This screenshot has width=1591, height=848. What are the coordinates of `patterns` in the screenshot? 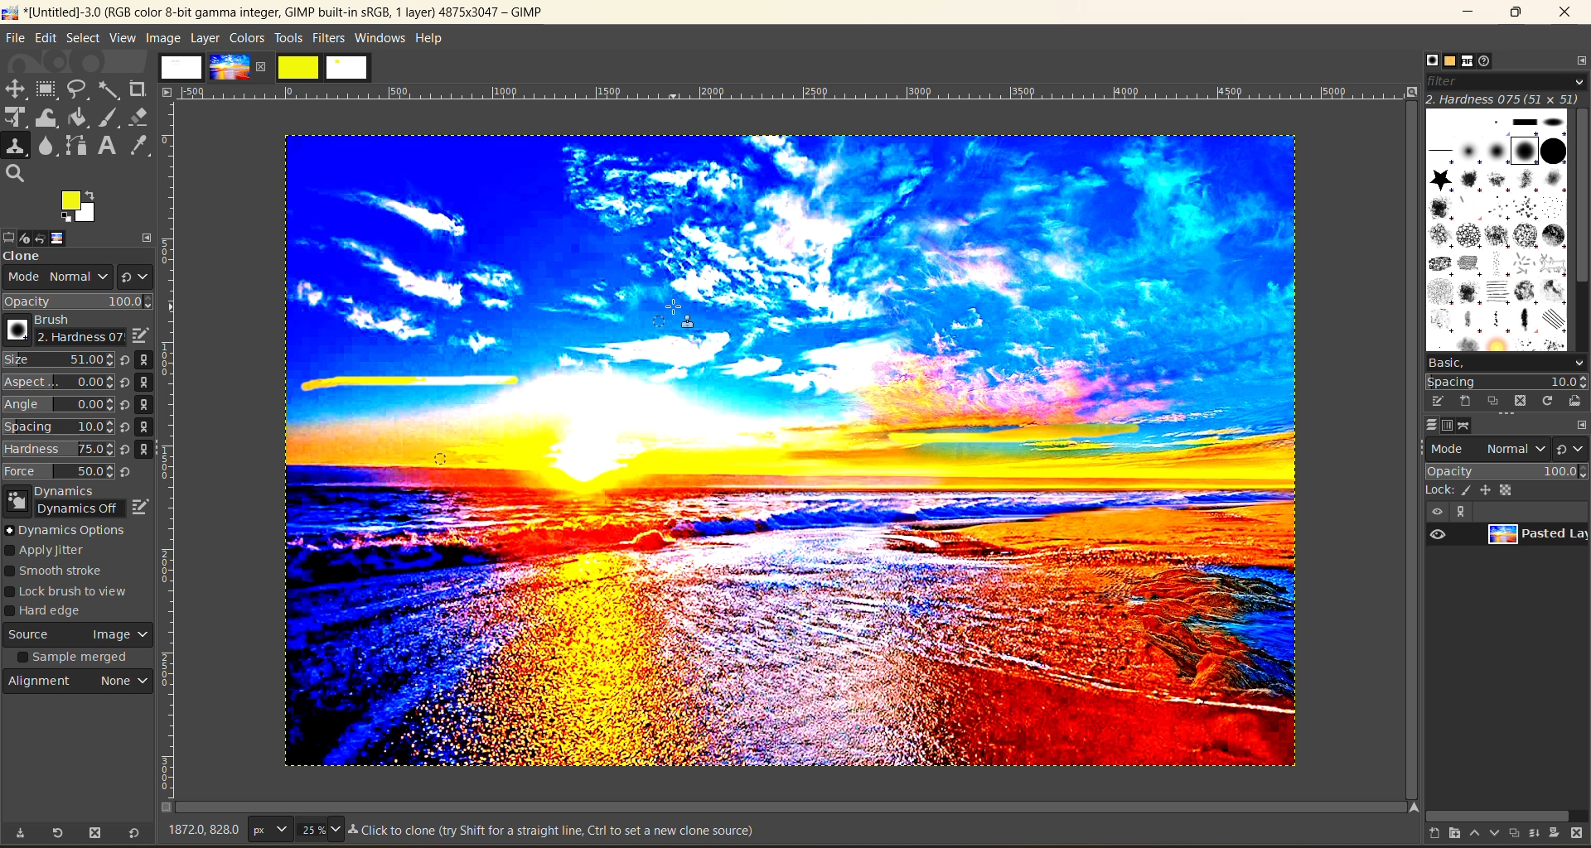 It's located at (1448, 62).